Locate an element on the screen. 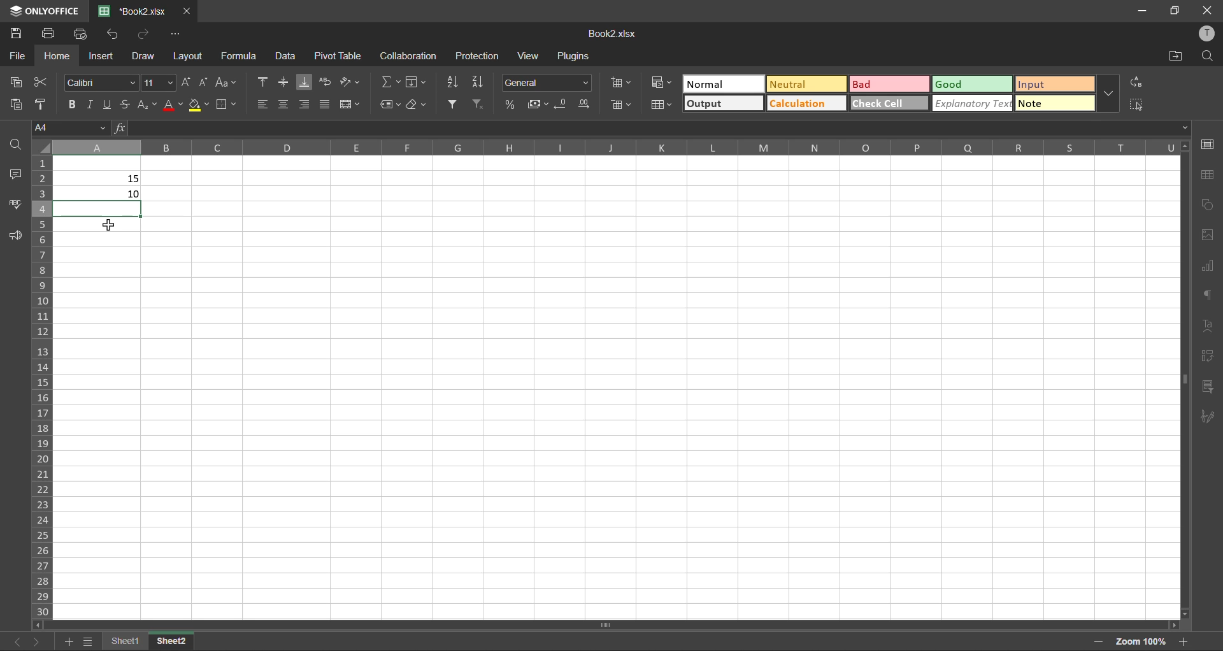 This screenshot has height=651, width=1223. replace is located at coordinates (1136, 82).